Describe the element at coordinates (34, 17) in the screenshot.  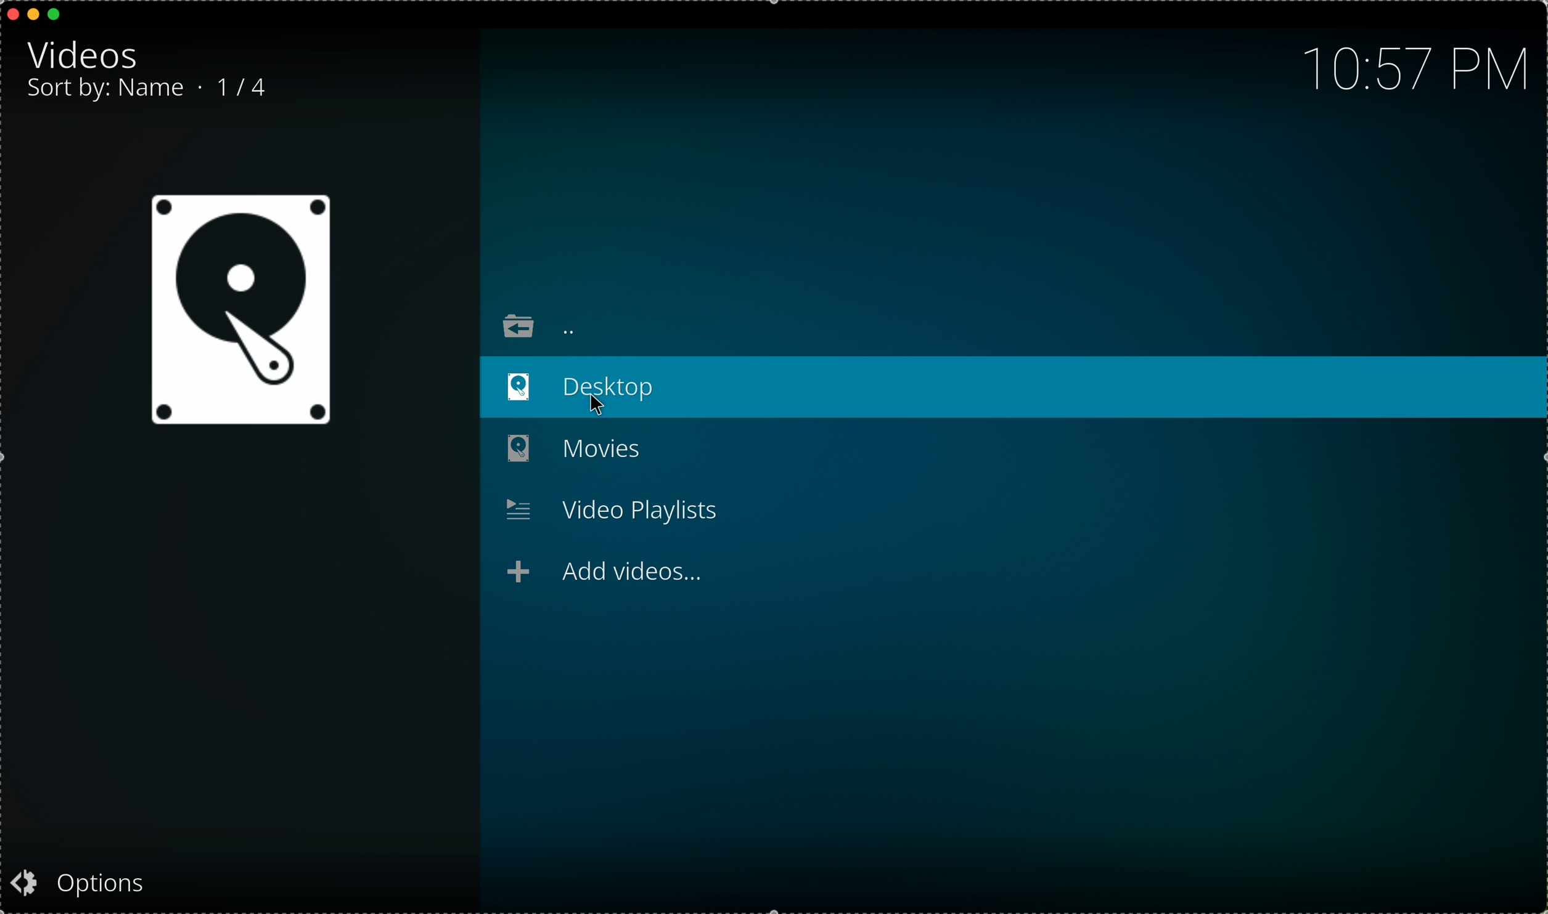
I see `minimize ` at that location.